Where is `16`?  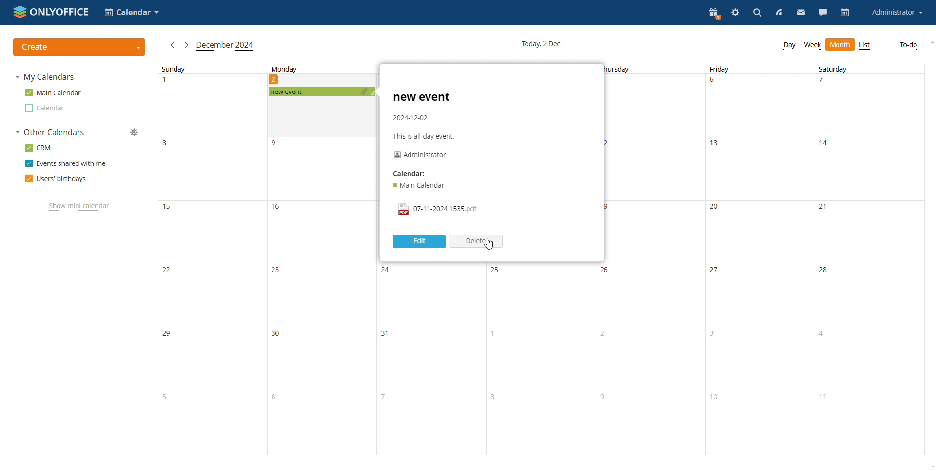 16 is located at coordinates (278, 210).